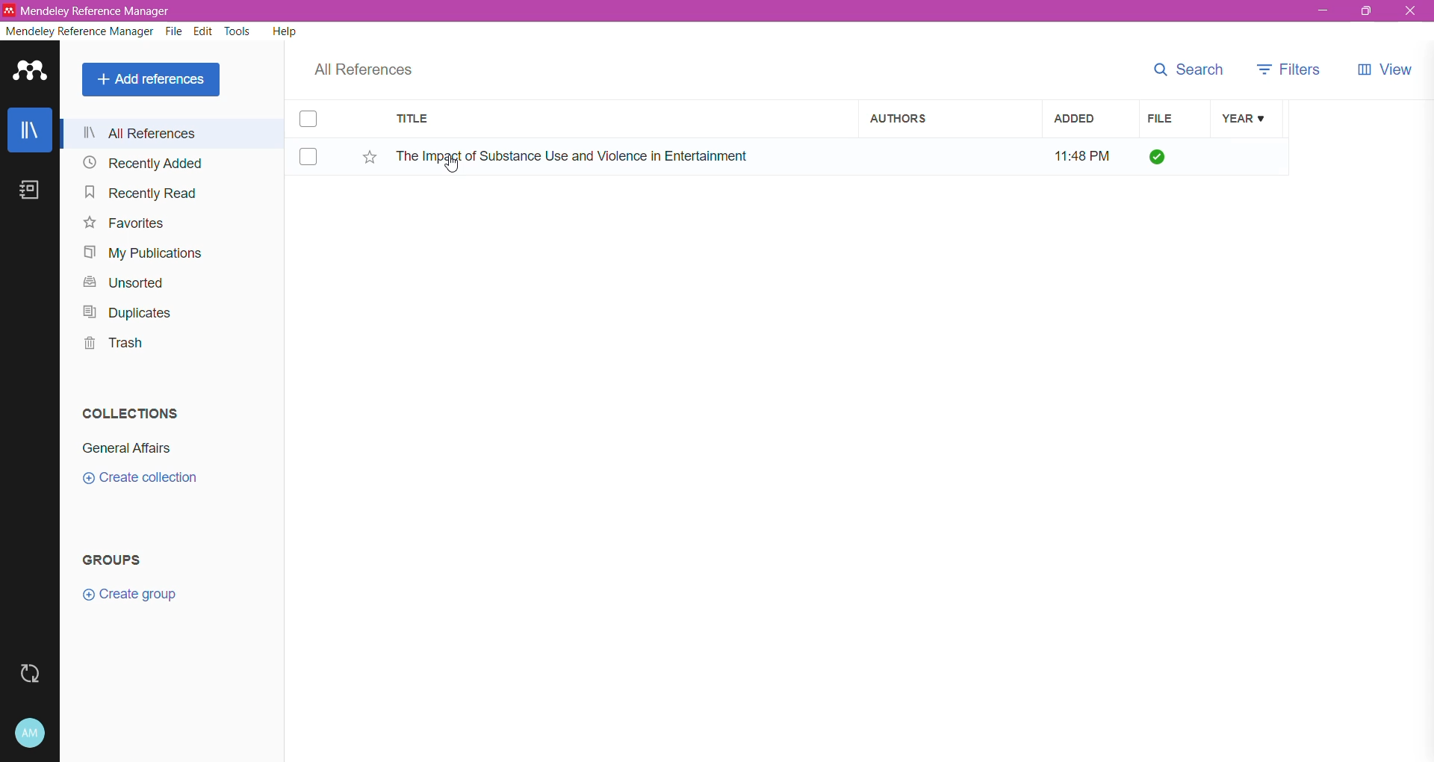 Image resolution: width=1434 pixels, height=762 pixels. I want to click on Year of the Item, so click(1249, 154).